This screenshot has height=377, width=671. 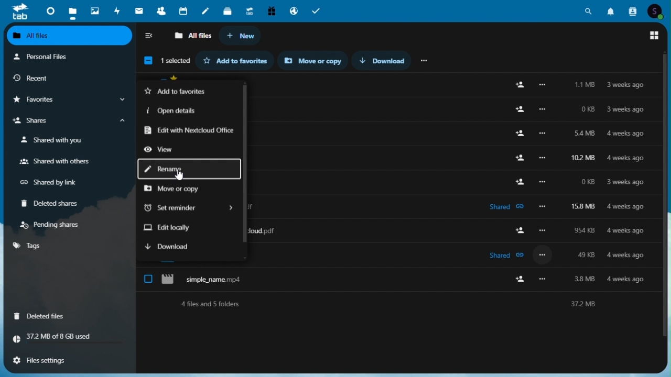 What do you see at coordinates (178, 176) in the screenshot?
I see `cursor` at bounding box center [178, 176].